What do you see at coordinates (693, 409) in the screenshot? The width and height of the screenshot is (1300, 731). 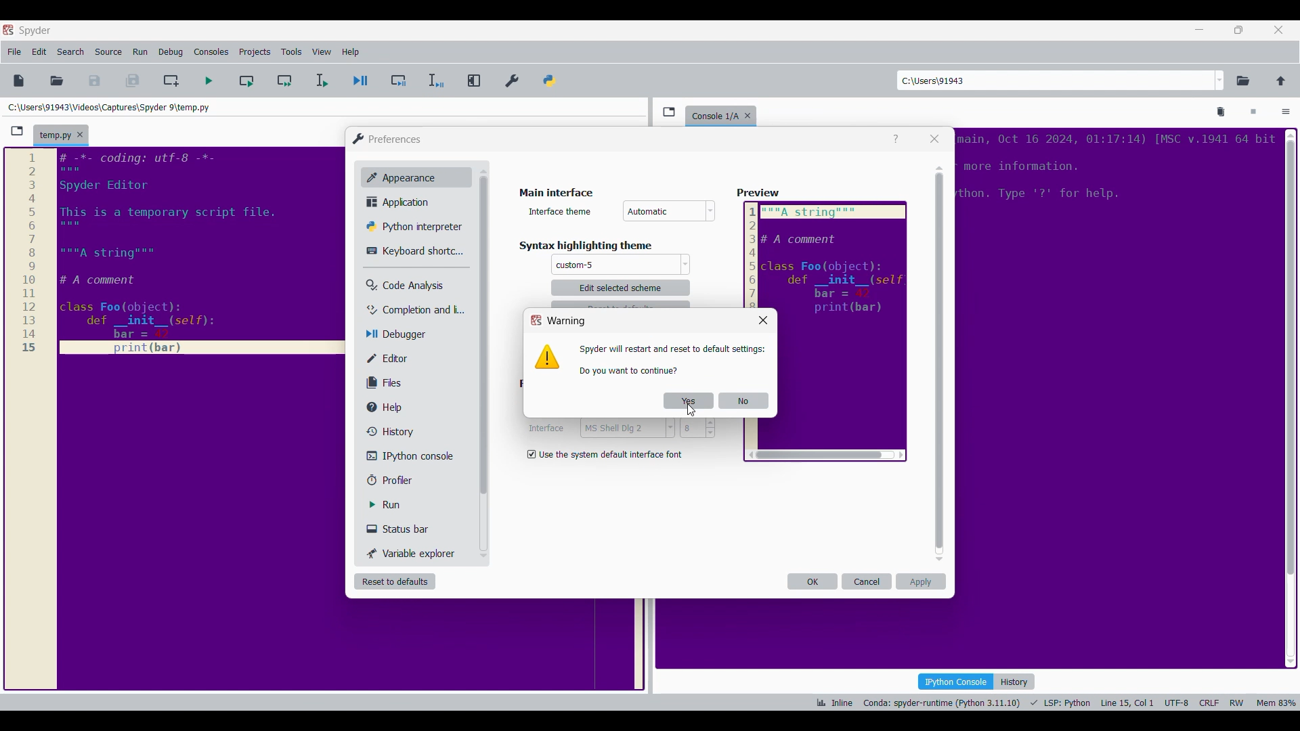 I see `cursor` at bounding box center [693, 409].